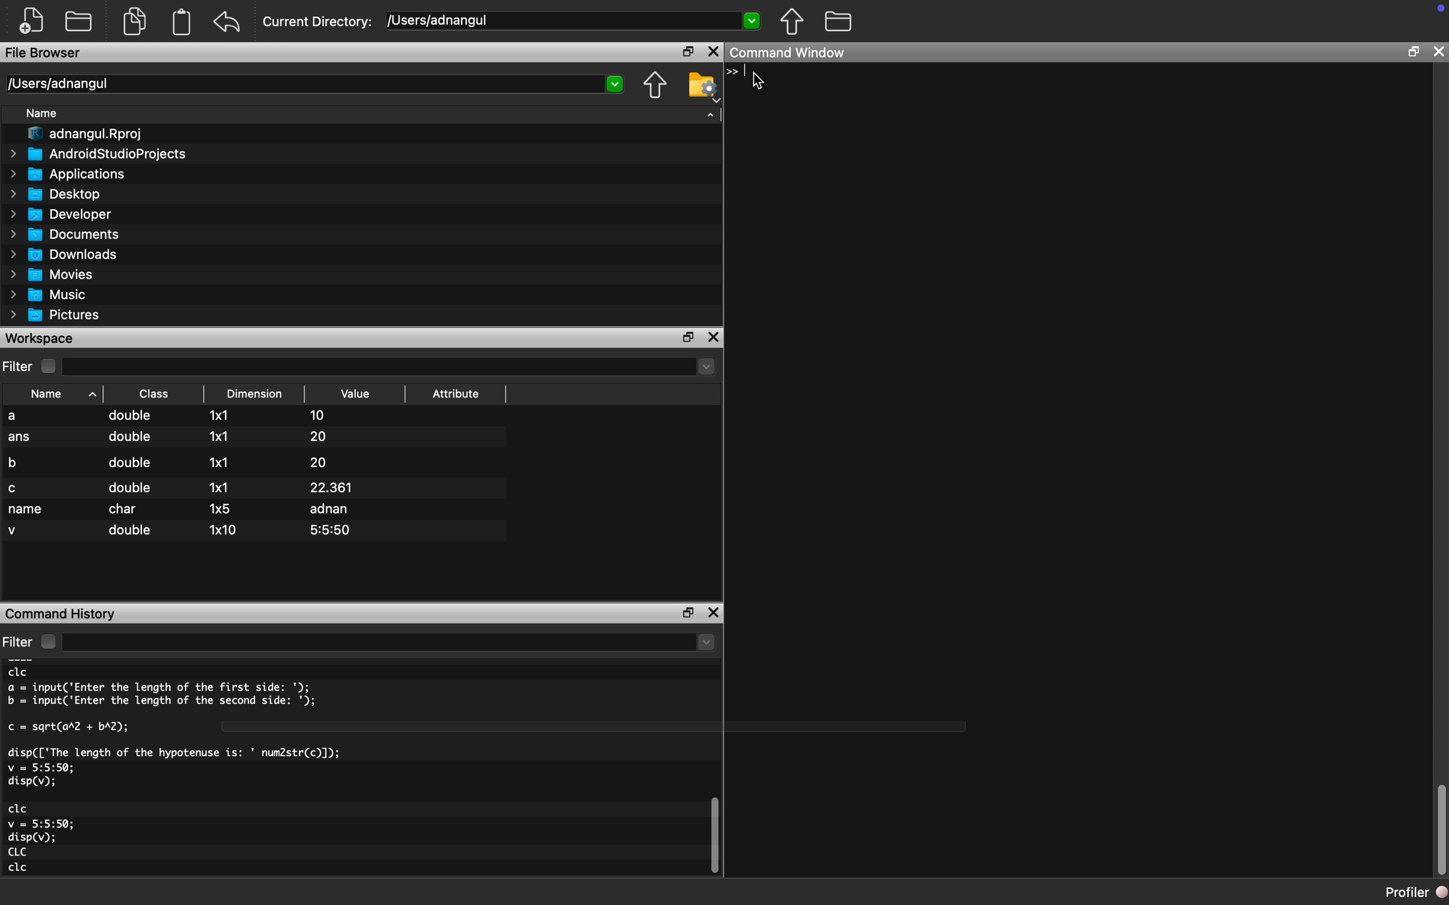 This screenshot has width=1449, height=905. I want to click on Prompt cursor, so click(738, 72).